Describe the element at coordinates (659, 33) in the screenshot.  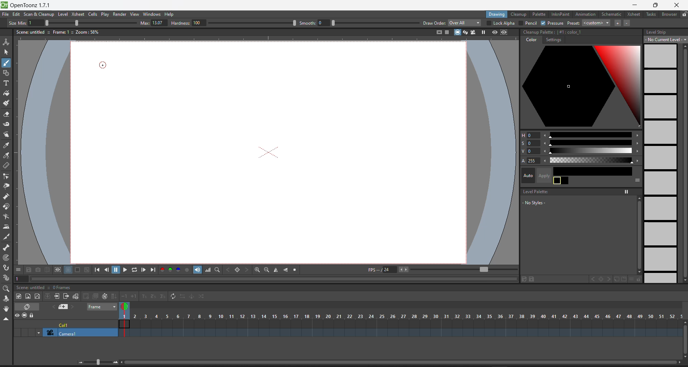
I see `level strip` at that location.